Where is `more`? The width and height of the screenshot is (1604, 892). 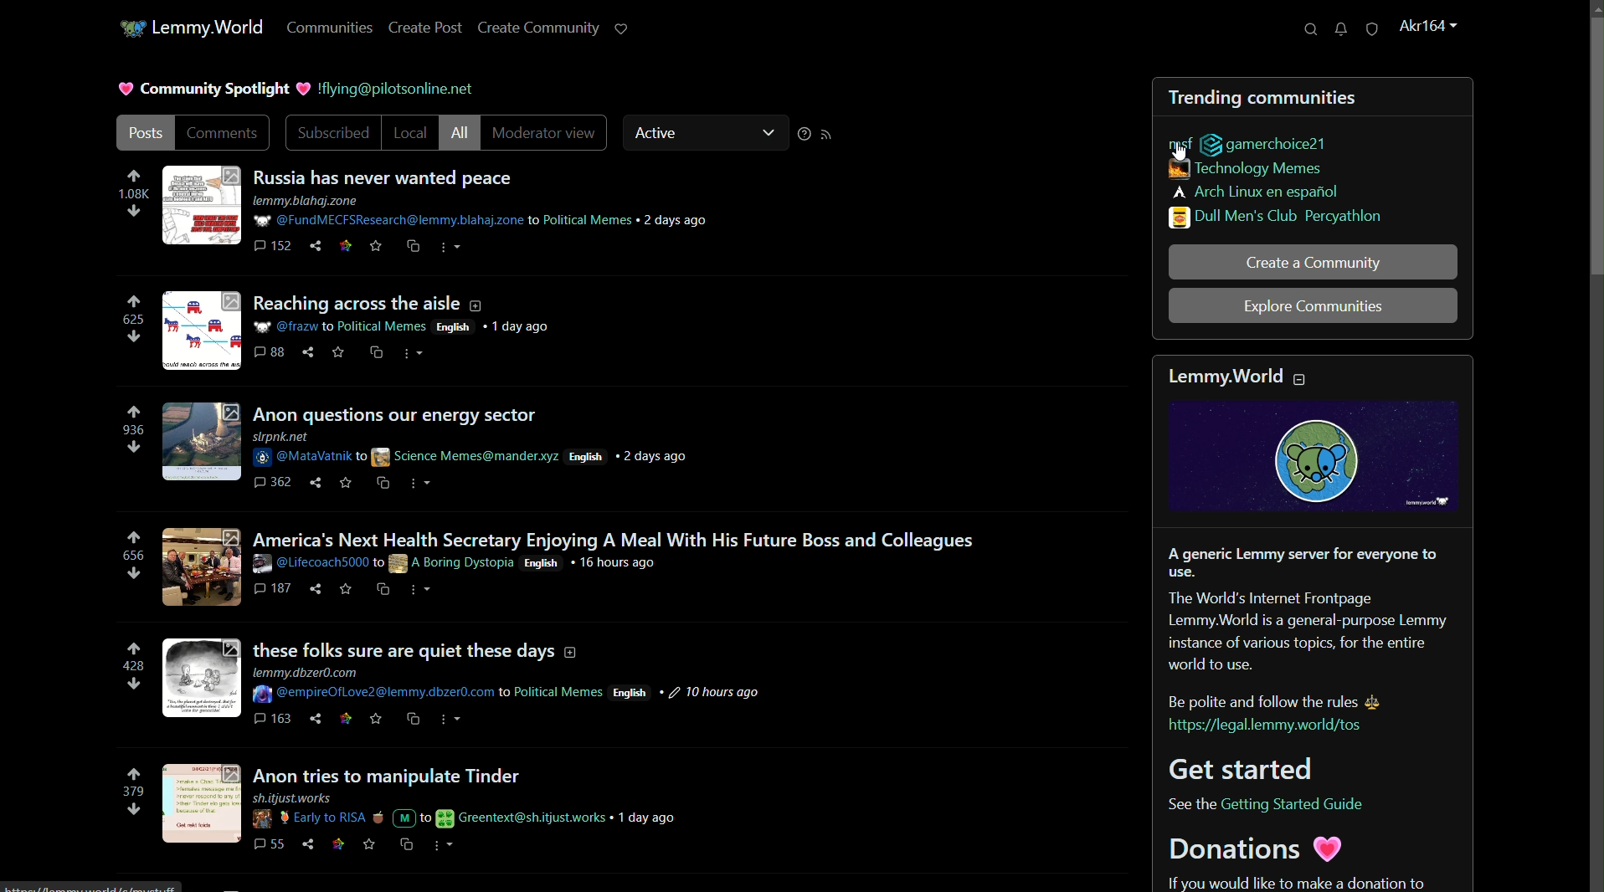
more is located at coordinates (416, 587).